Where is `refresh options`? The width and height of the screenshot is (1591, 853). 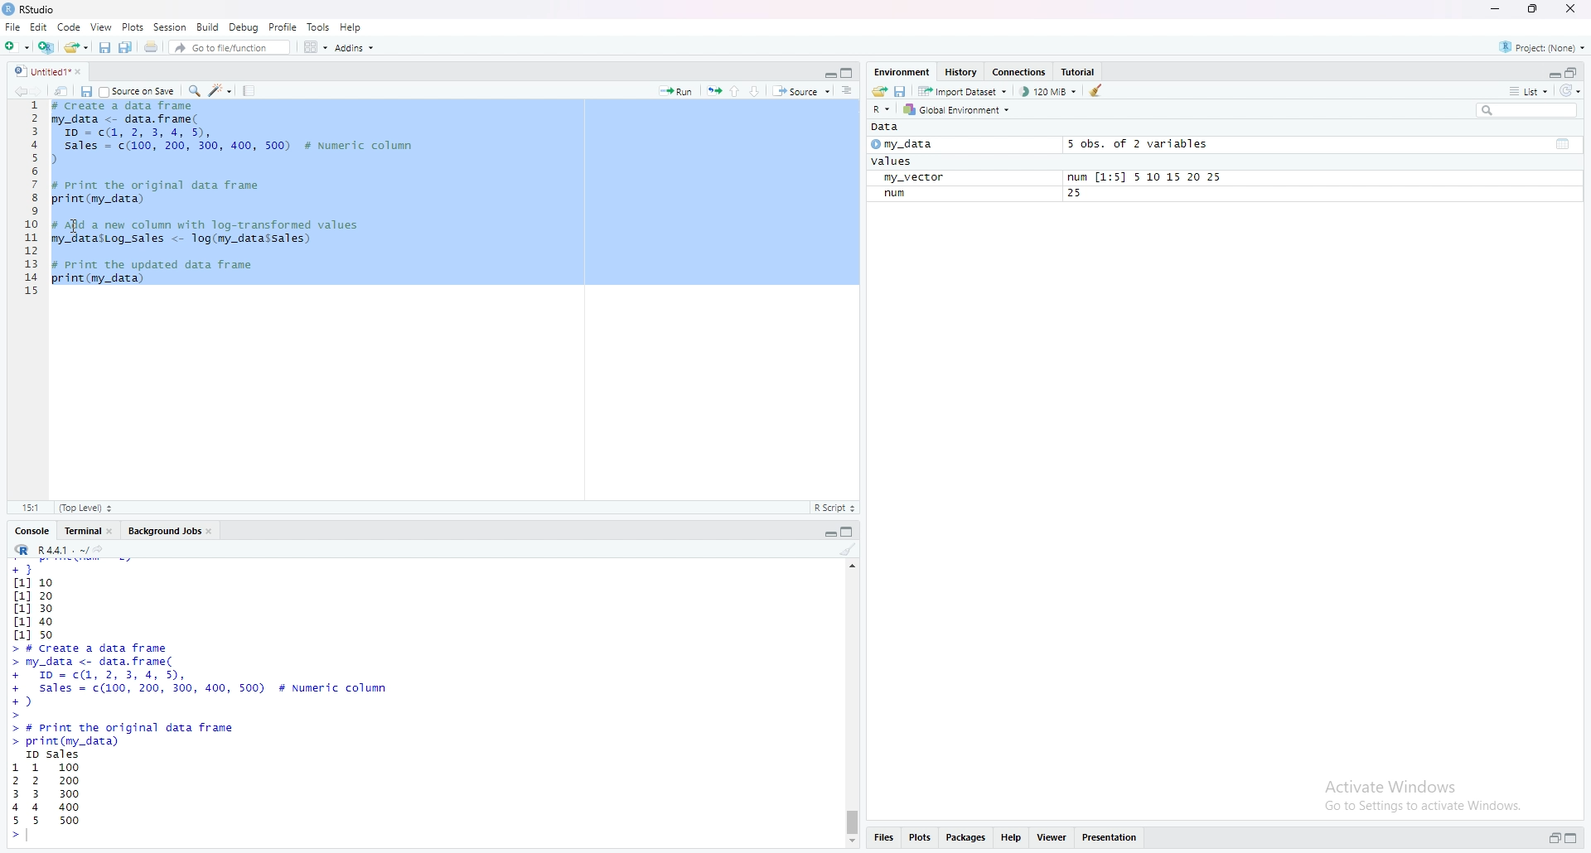 refresh options is located at coordinates (1573, 94).